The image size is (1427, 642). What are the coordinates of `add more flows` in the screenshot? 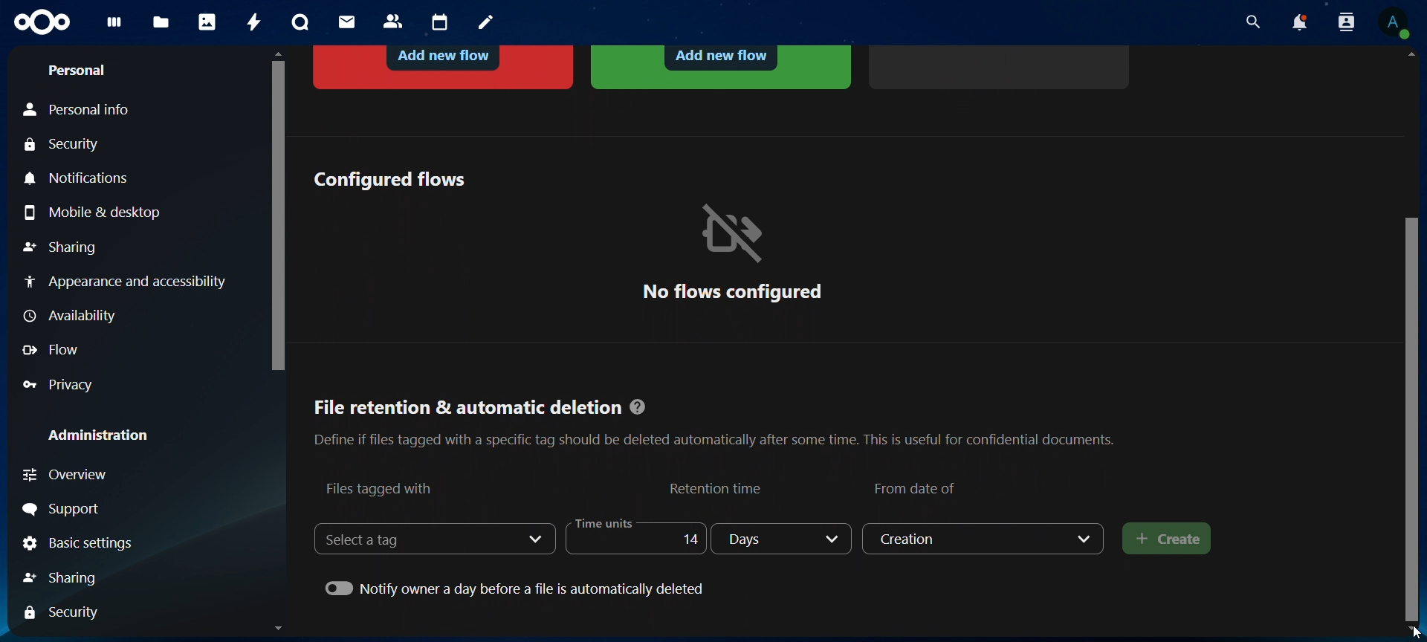 It's located at (1002, 65).